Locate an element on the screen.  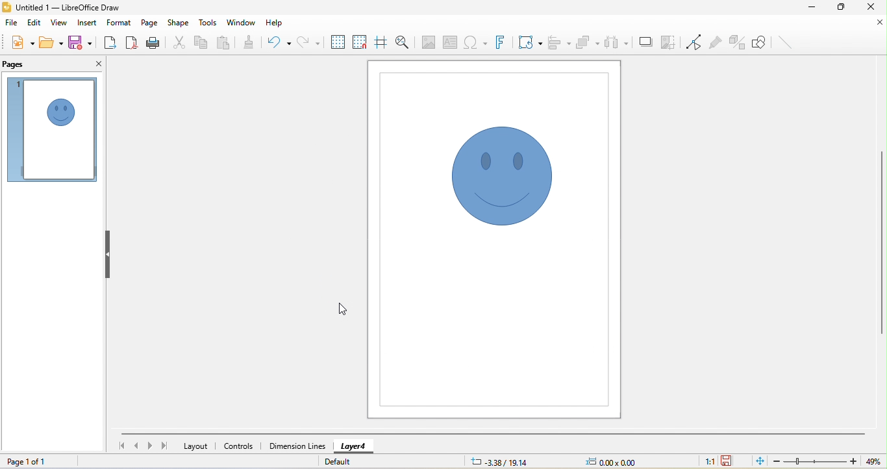
show draw function is located at coordinates (758, 42).